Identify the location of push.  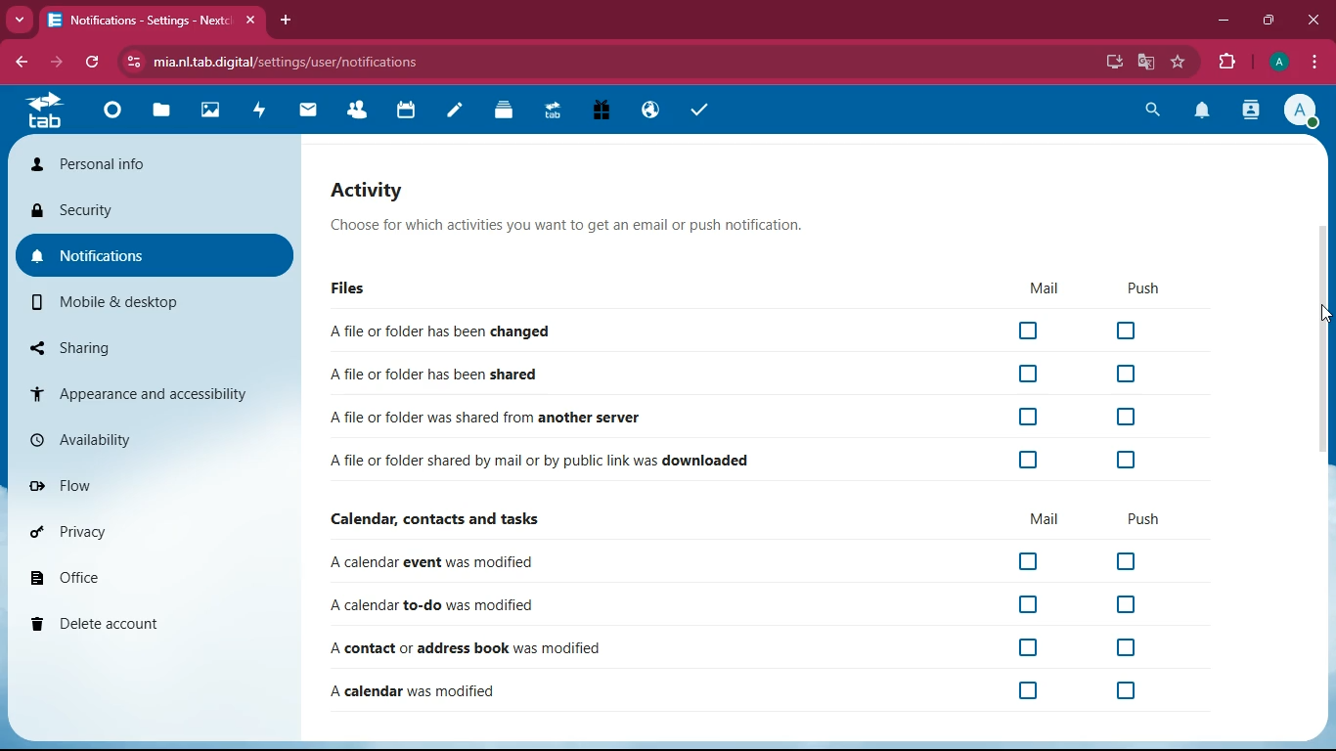
(1146, 520).